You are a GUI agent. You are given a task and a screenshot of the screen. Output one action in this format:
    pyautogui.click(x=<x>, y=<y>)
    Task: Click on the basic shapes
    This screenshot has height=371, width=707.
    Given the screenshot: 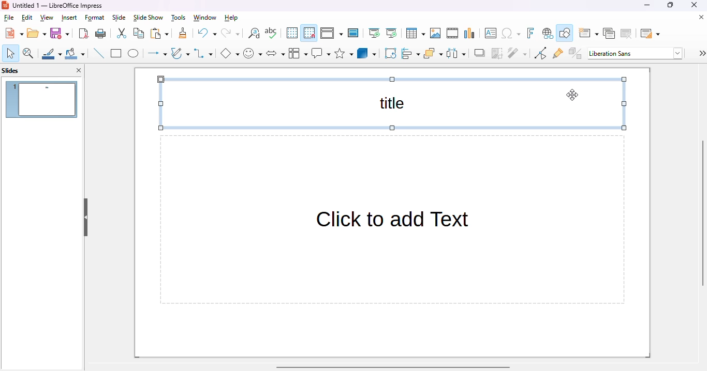 What is the action you would take?
    pyautogui.click(x=230, y=53)
    